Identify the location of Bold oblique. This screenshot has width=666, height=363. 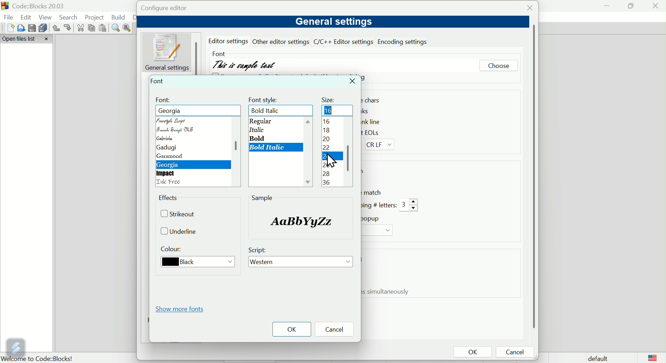
(269, 148).